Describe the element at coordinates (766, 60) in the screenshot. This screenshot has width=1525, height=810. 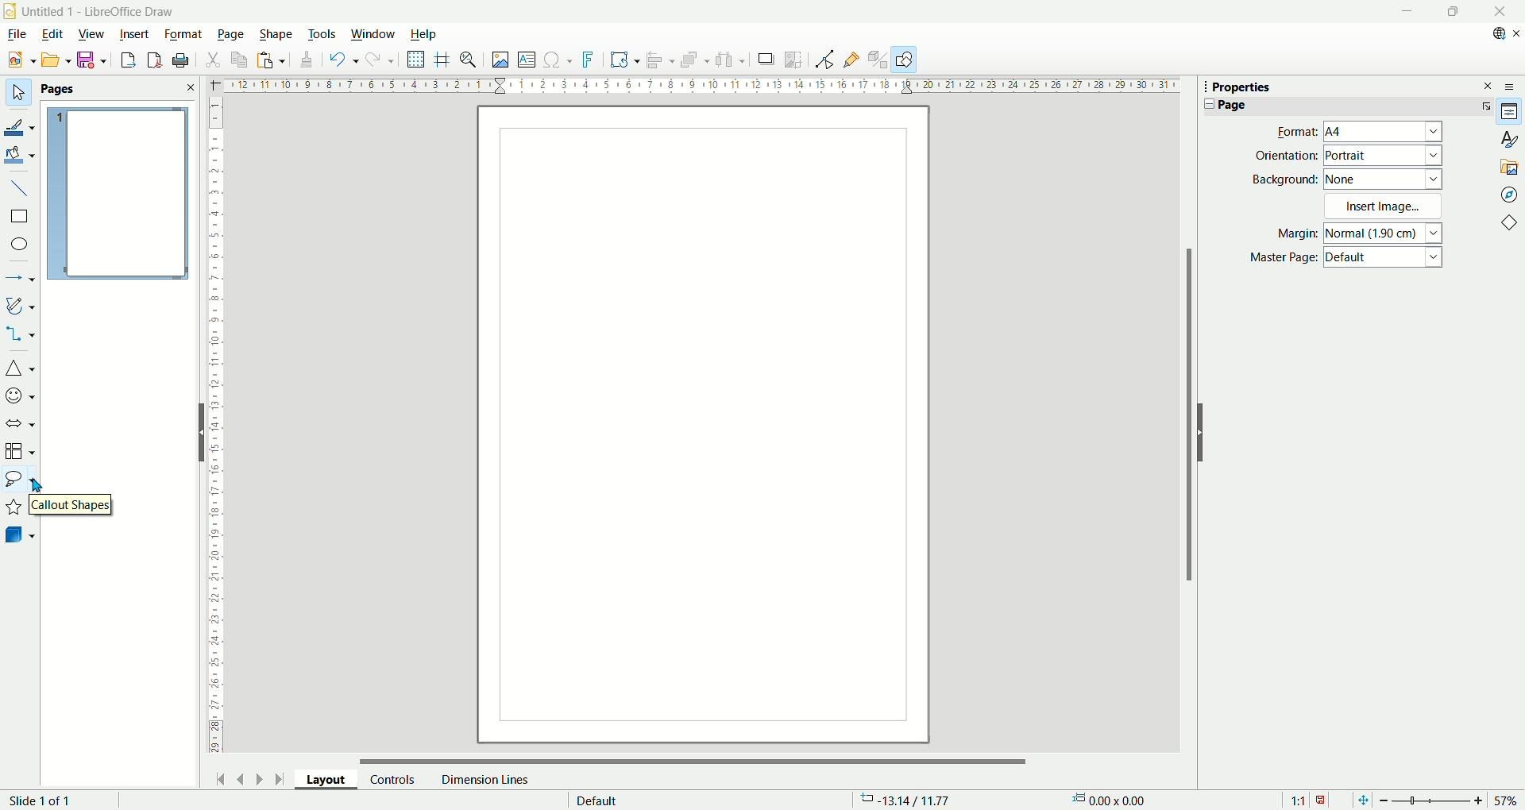
I see `shadow` at that location.